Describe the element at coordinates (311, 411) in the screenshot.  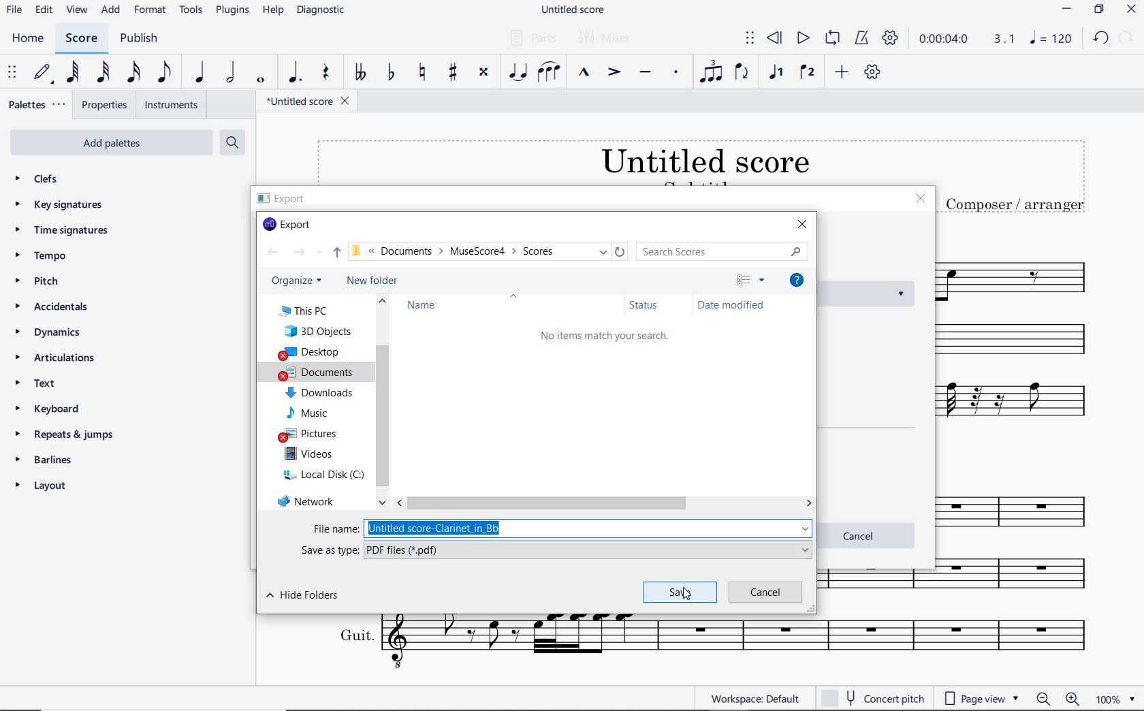
I see `music` at that location.